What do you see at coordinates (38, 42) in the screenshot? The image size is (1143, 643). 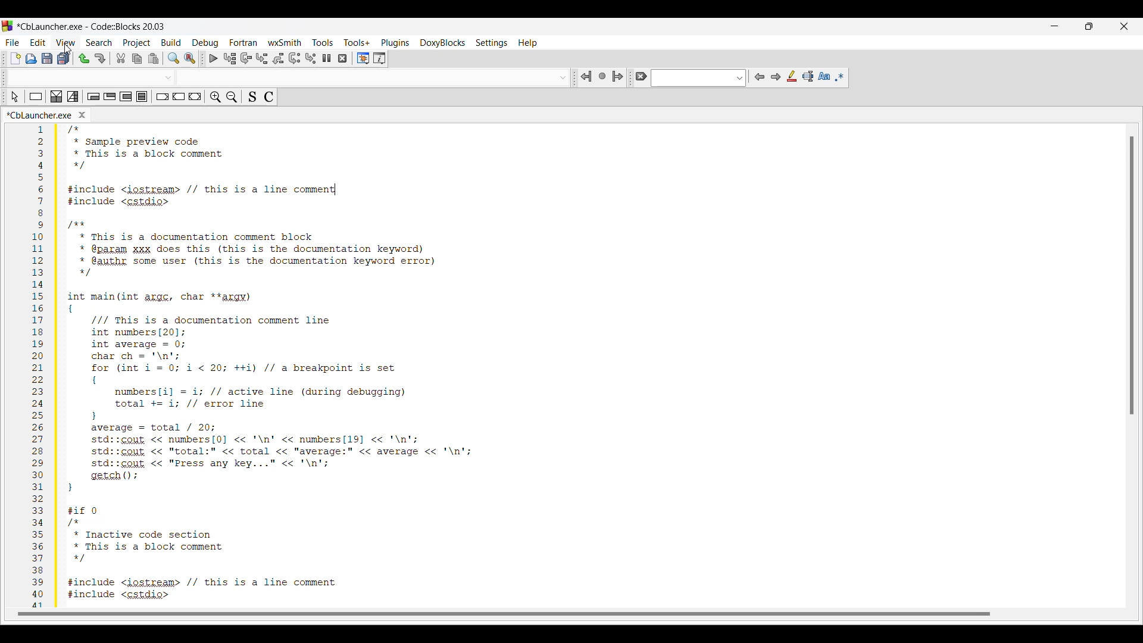 I see `Edit menu` at bounding box center [38, 42].